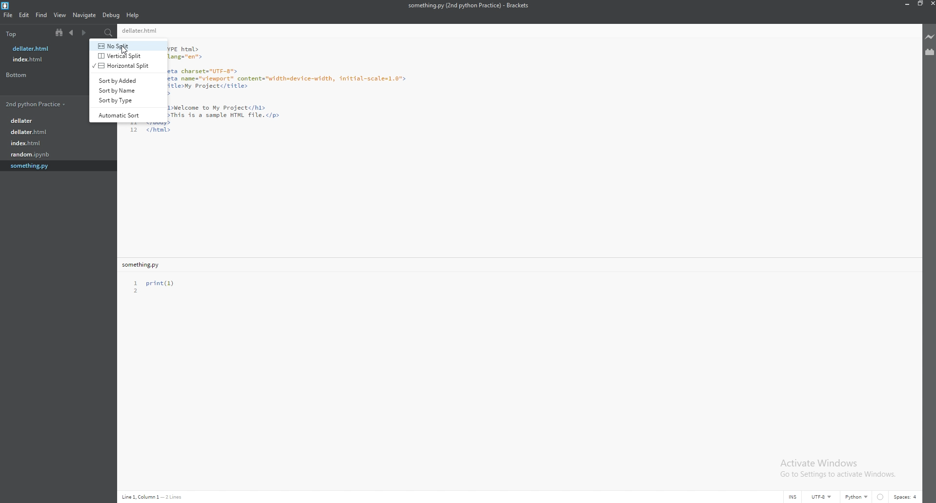 This screenshot has width=936, height=503. What do you see at coordinates (45, 59) in the screenshot?
I see `file name` at bounding box center [45, 59].